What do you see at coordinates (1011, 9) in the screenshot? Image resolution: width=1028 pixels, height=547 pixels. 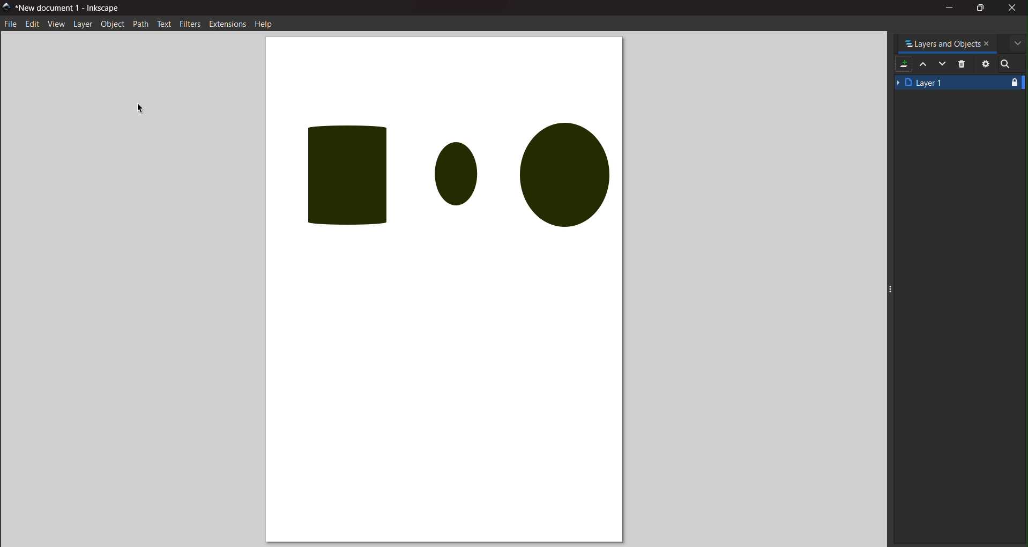 I see `close` at bounding box center [1011, 9].